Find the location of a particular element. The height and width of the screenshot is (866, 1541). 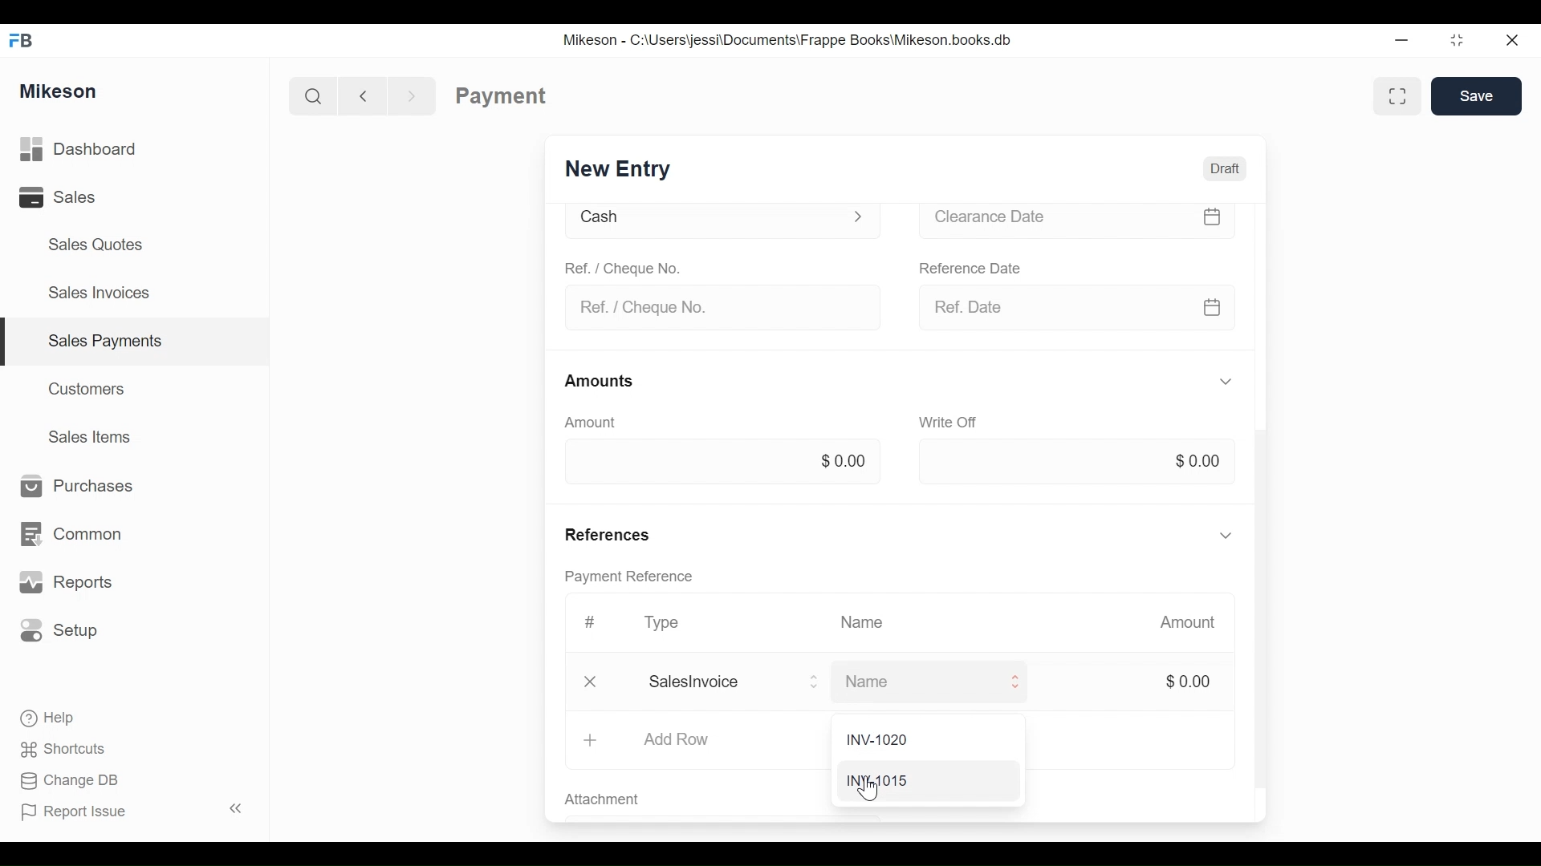

$0.00 is located at coordinates (845, 463).